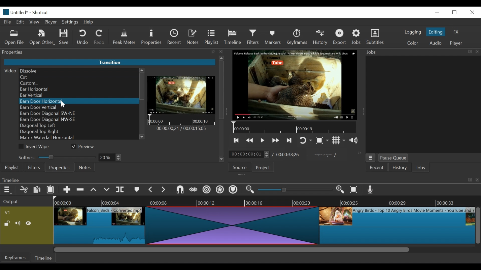  What do you see at coordinates (377, 168) in the screenshot?
I see `Recent` at bounding box center [377, 168].